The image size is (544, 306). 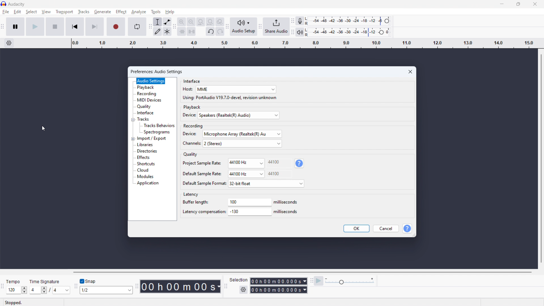 I want to click on tools, so click(x=155, y=11).